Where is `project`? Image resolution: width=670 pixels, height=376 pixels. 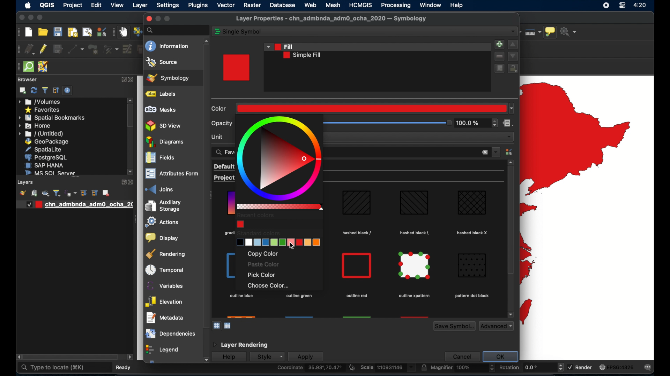
project is located at coordinates (72, 6).